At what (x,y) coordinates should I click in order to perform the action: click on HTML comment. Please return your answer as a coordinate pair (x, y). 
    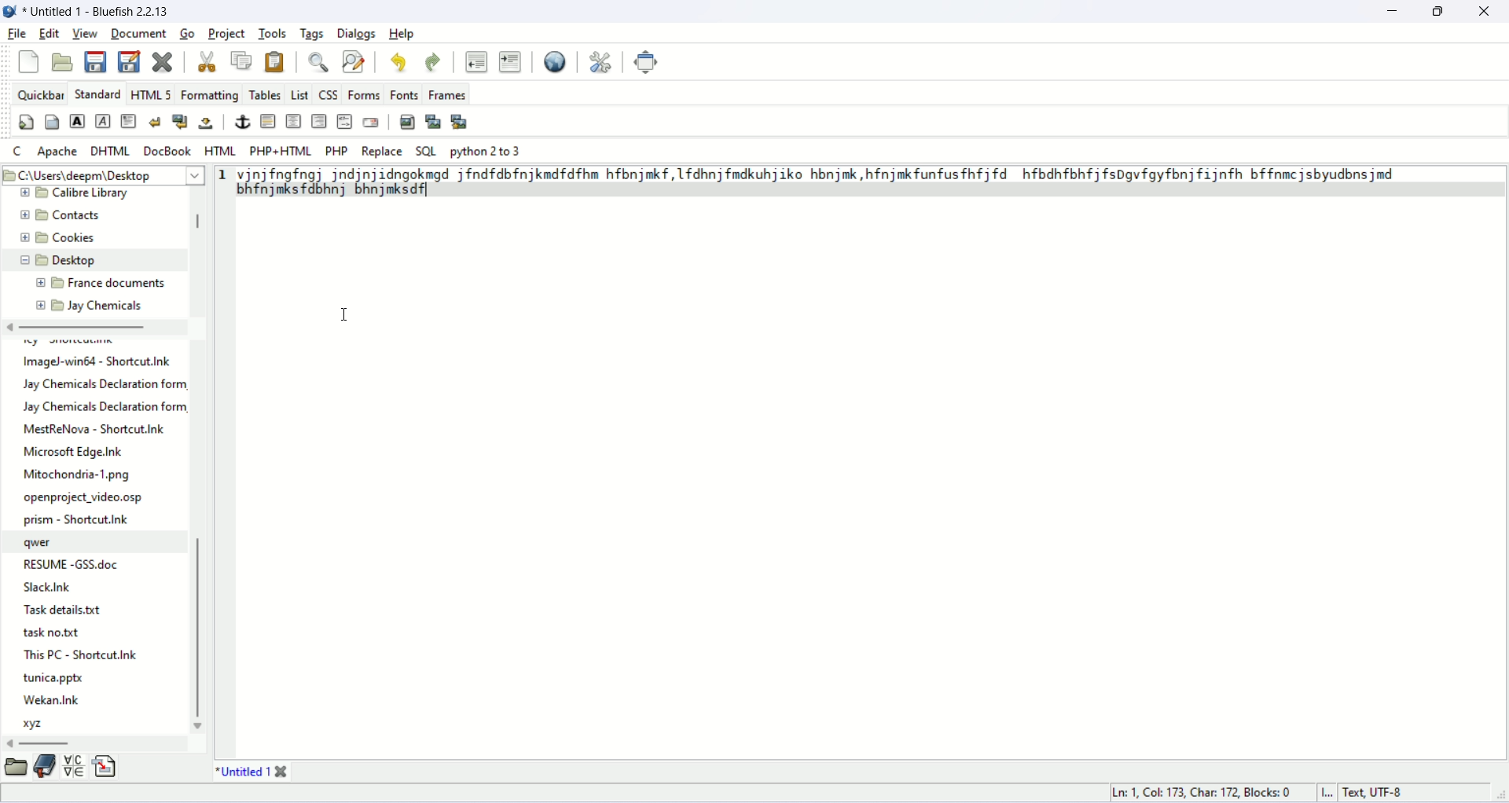
    Looking at the image, I should click on (345, 121).